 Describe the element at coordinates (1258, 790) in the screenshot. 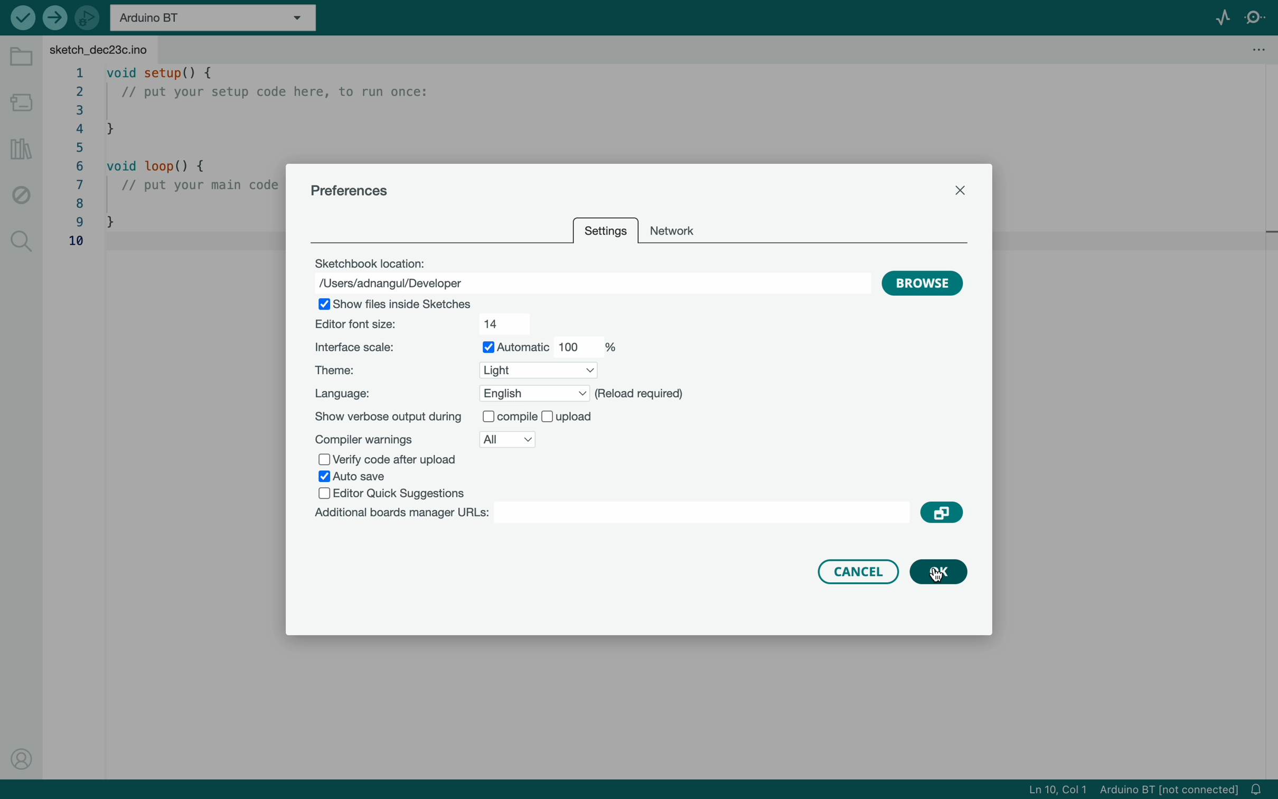

I see `notification` at that location.